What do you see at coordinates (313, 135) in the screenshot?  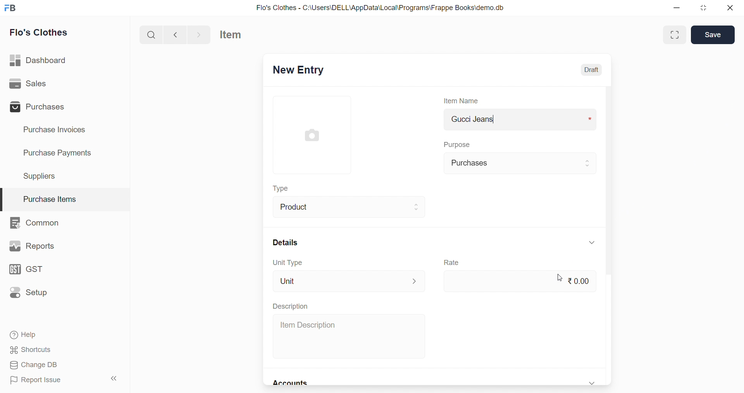 I see `image` at bounding box center [313, 135].